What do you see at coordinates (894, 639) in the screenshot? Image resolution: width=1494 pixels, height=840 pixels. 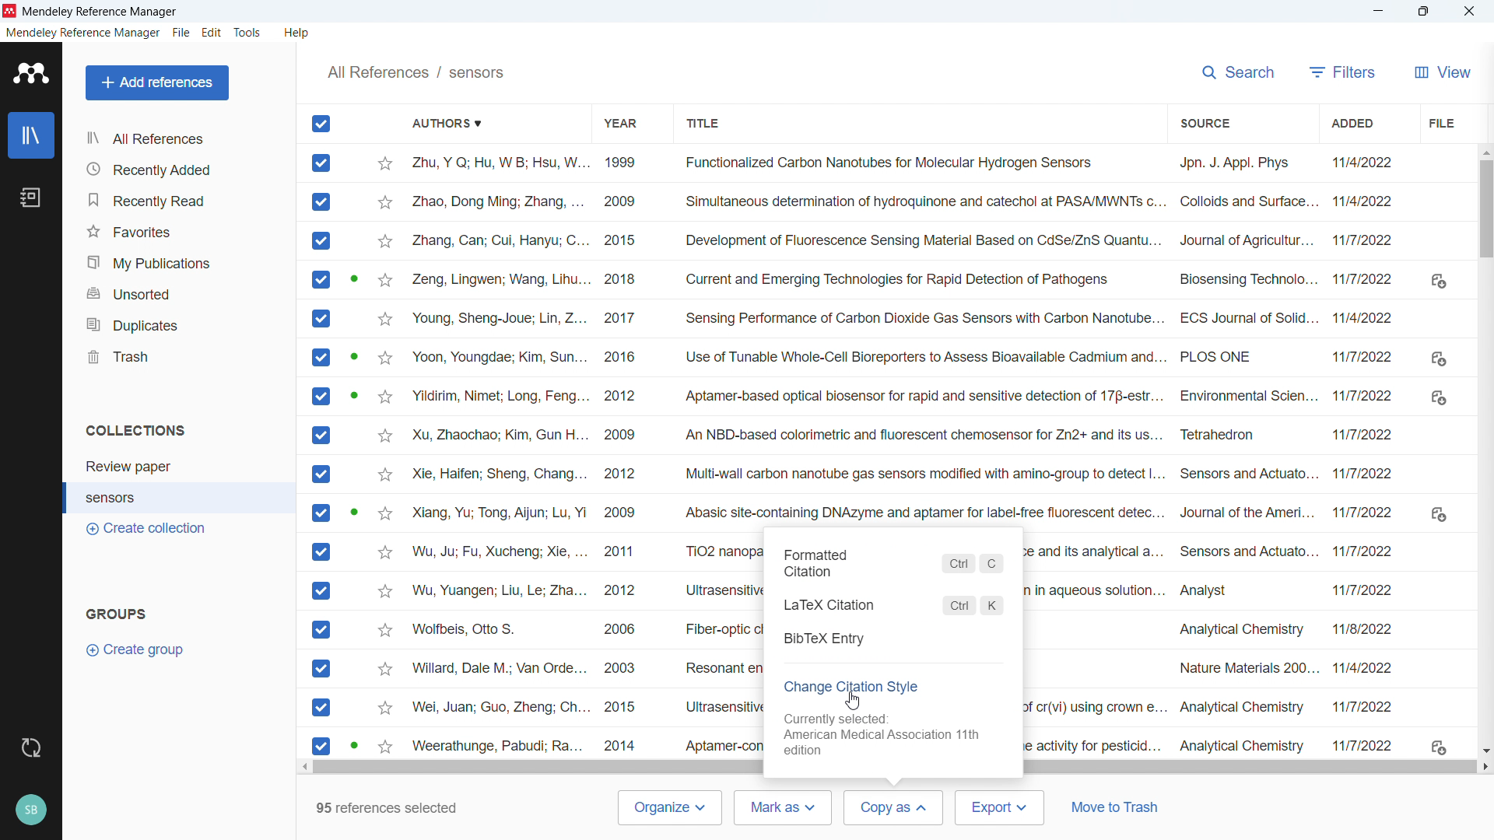 I see `Bibtex entry ` at bounding box center [894, 639].